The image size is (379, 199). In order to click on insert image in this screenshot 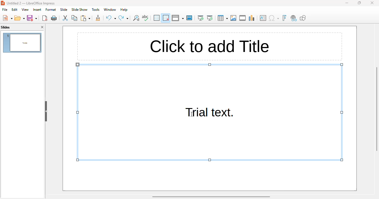, I will do `click(234, 18)`.